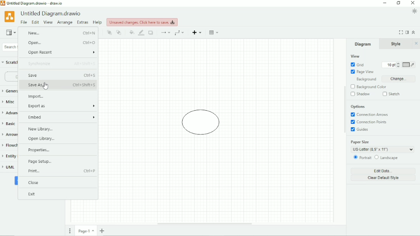  What do you see at coordinates (33, 194) in the screenshot?
I see `Exit` at bounding box center [33, 194].